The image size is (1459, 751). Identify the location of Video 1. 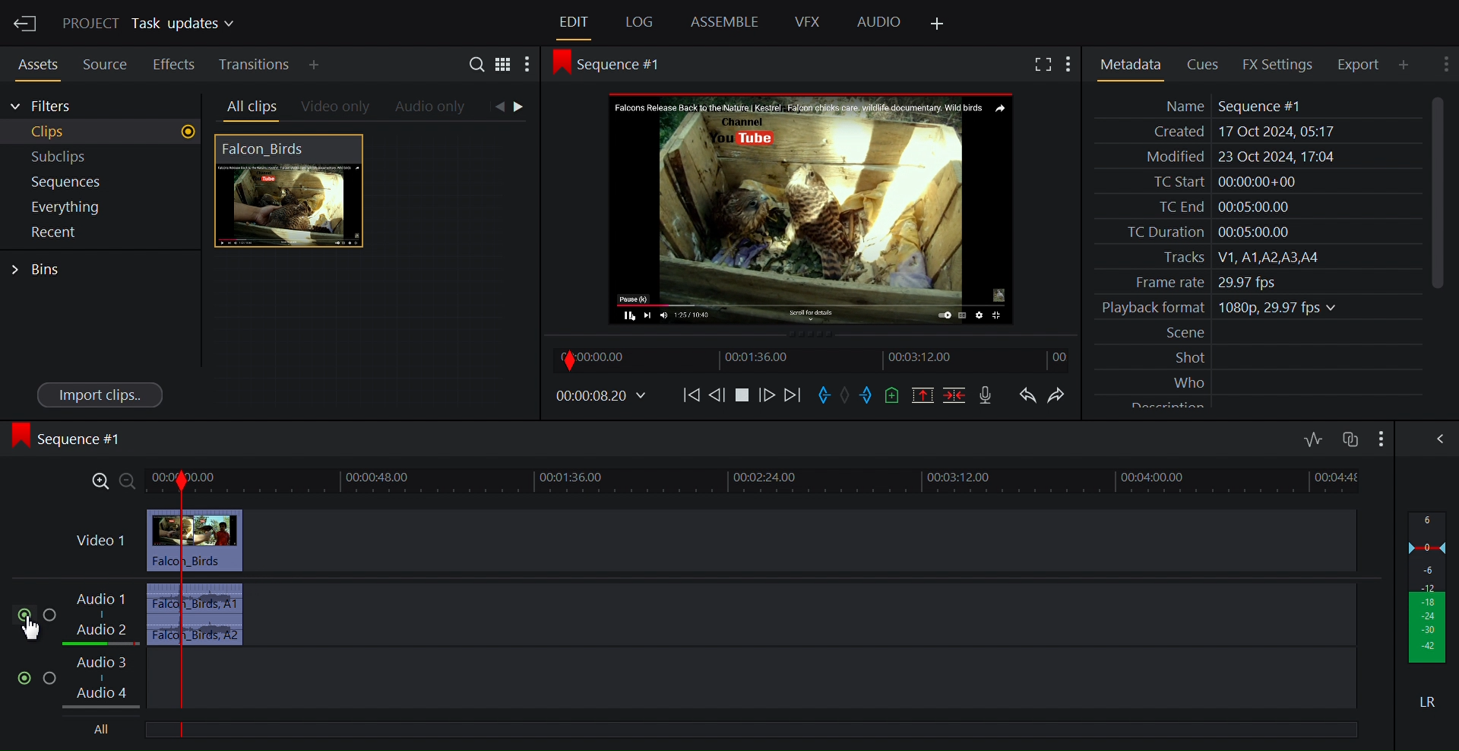
(100, 540).